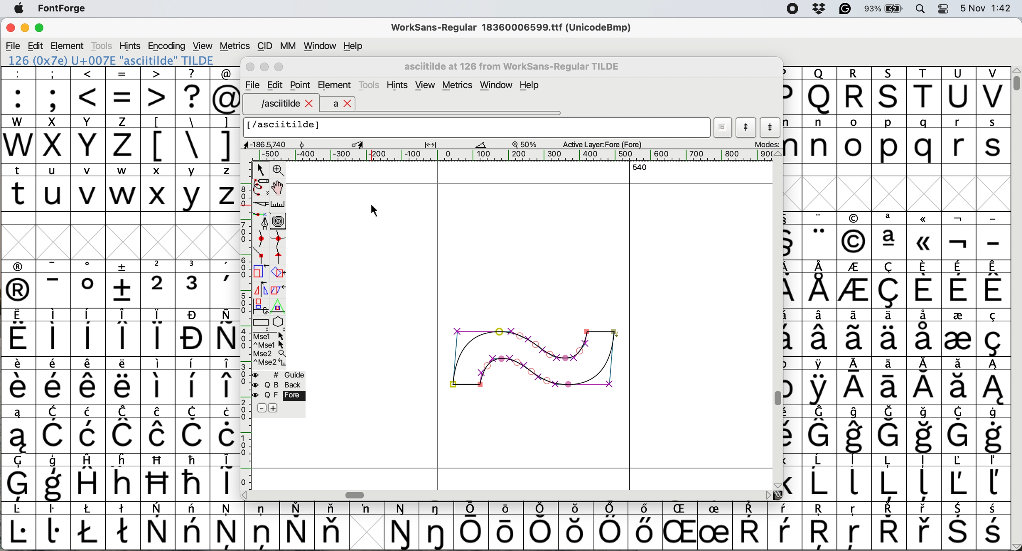  What do you see at coordinates (124, 525) in the screenshot?
I see `symbol` at bounding box center [124, 525].